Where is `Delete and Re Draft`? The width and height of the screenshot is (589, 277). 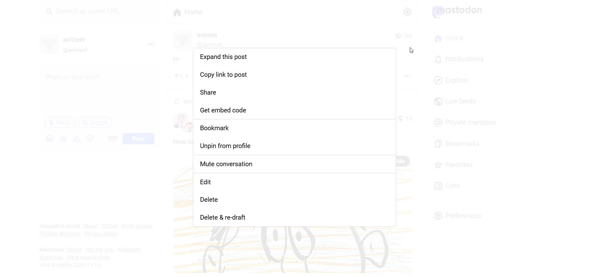 Delete and Re Draft is located at coordinates (294, 219).